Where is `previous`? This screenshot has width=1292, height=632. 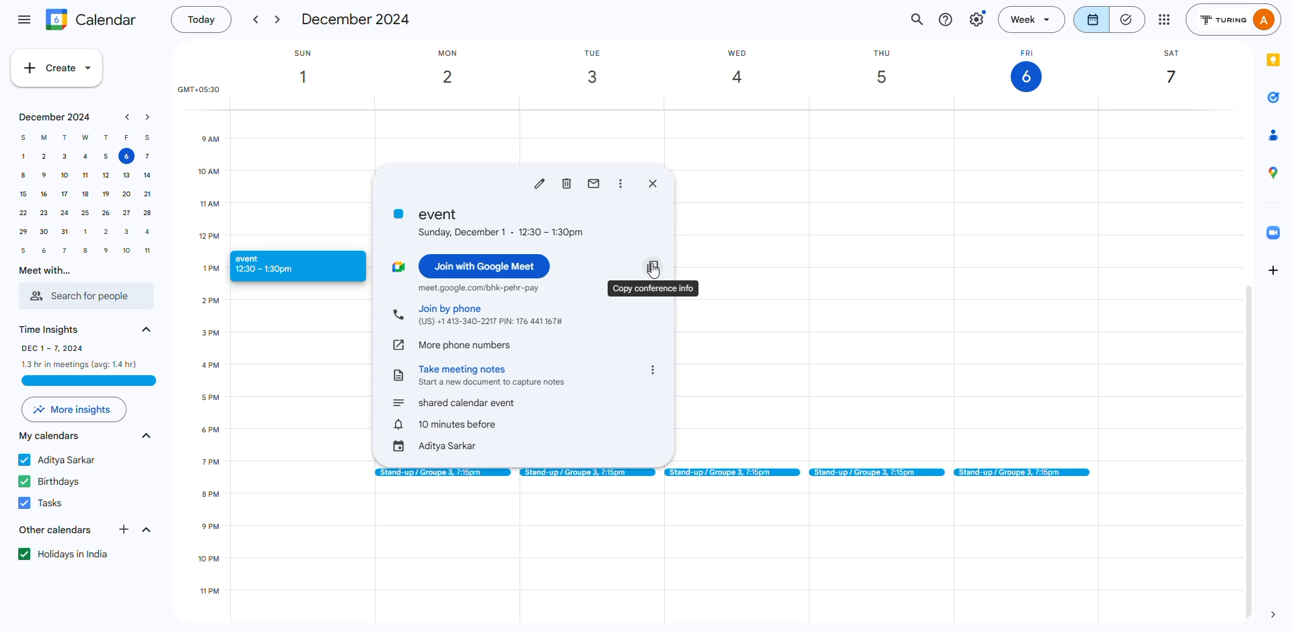
previous is located at coordinates (254, 20).